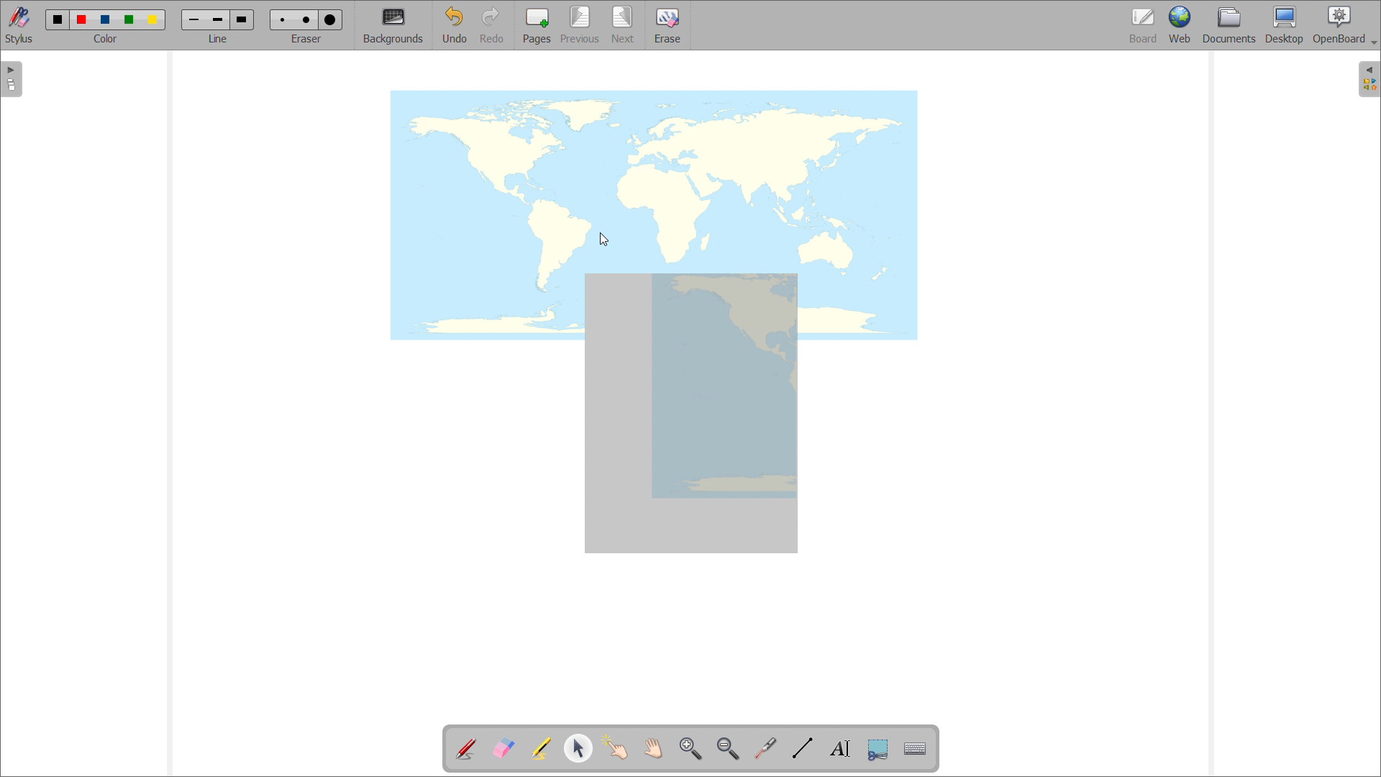  What do you see at coordinates (309, 19) in the screenshot?
I see `medium` at bounding box center [309, 19].